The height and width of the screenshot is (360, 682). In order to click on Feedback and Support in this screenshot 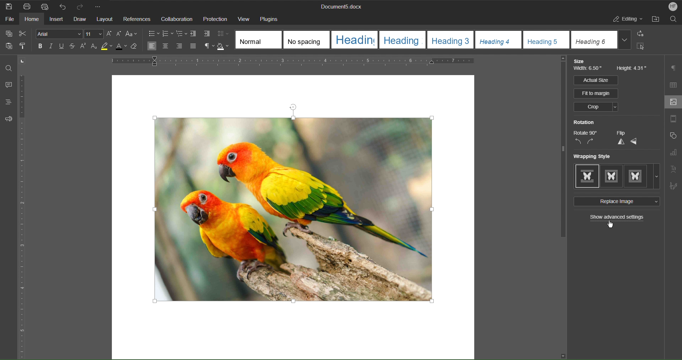, I will do `click(9, 119)`.